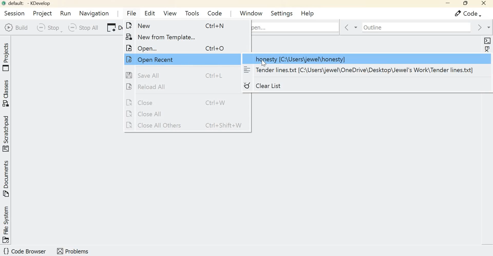 The image size is (493, 256). I want to click on Tender lines.txt [C:\Users\jewel\OneDrive\Desktop\Jewel's Work\Tender lines.txt], so click(359, 70).